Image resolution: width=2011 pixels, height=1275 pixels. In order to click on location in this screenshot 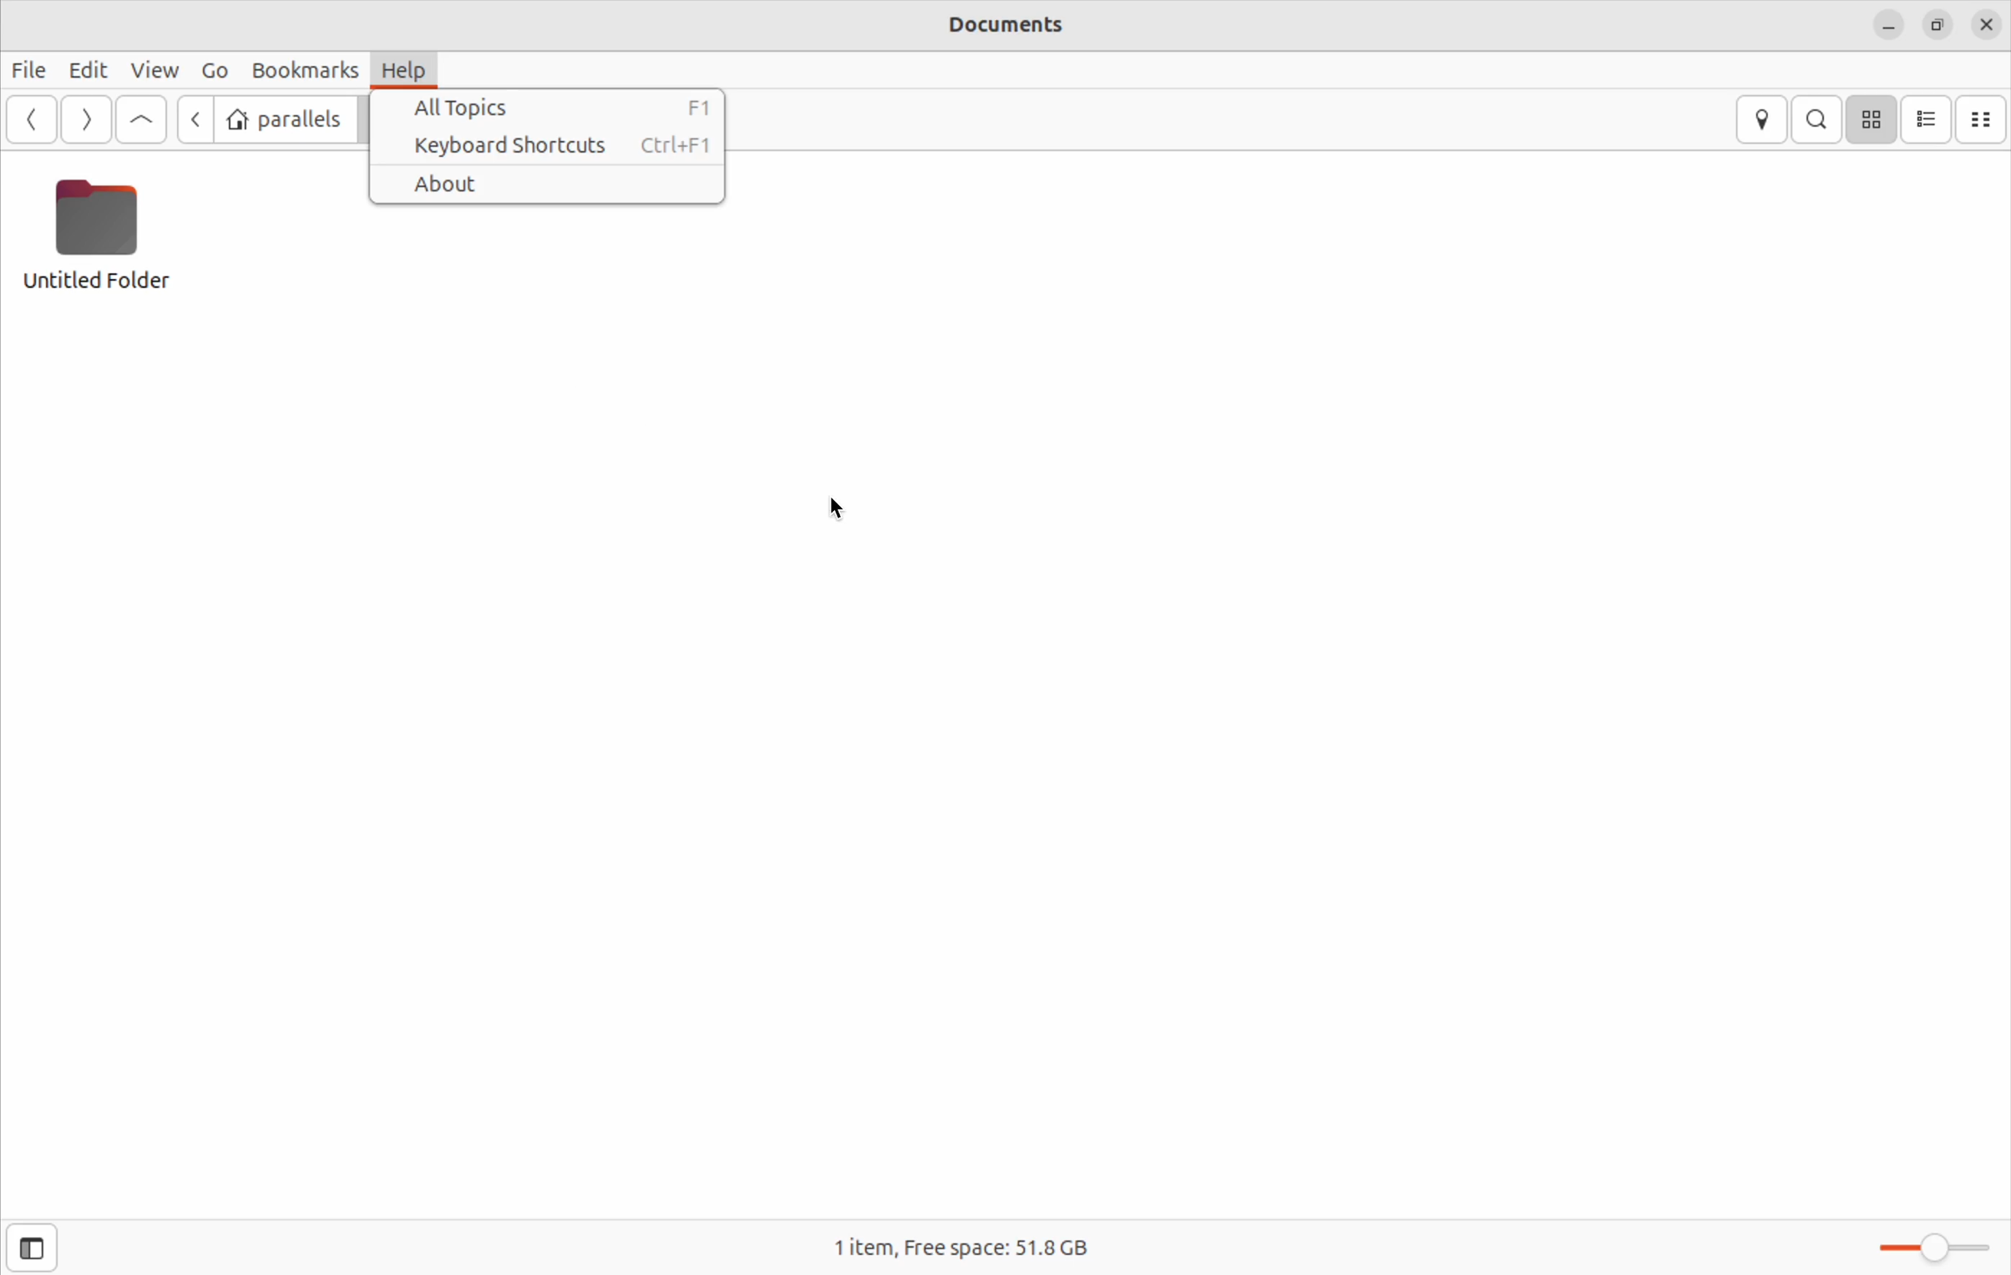, I will do `click(1758, 119)`.